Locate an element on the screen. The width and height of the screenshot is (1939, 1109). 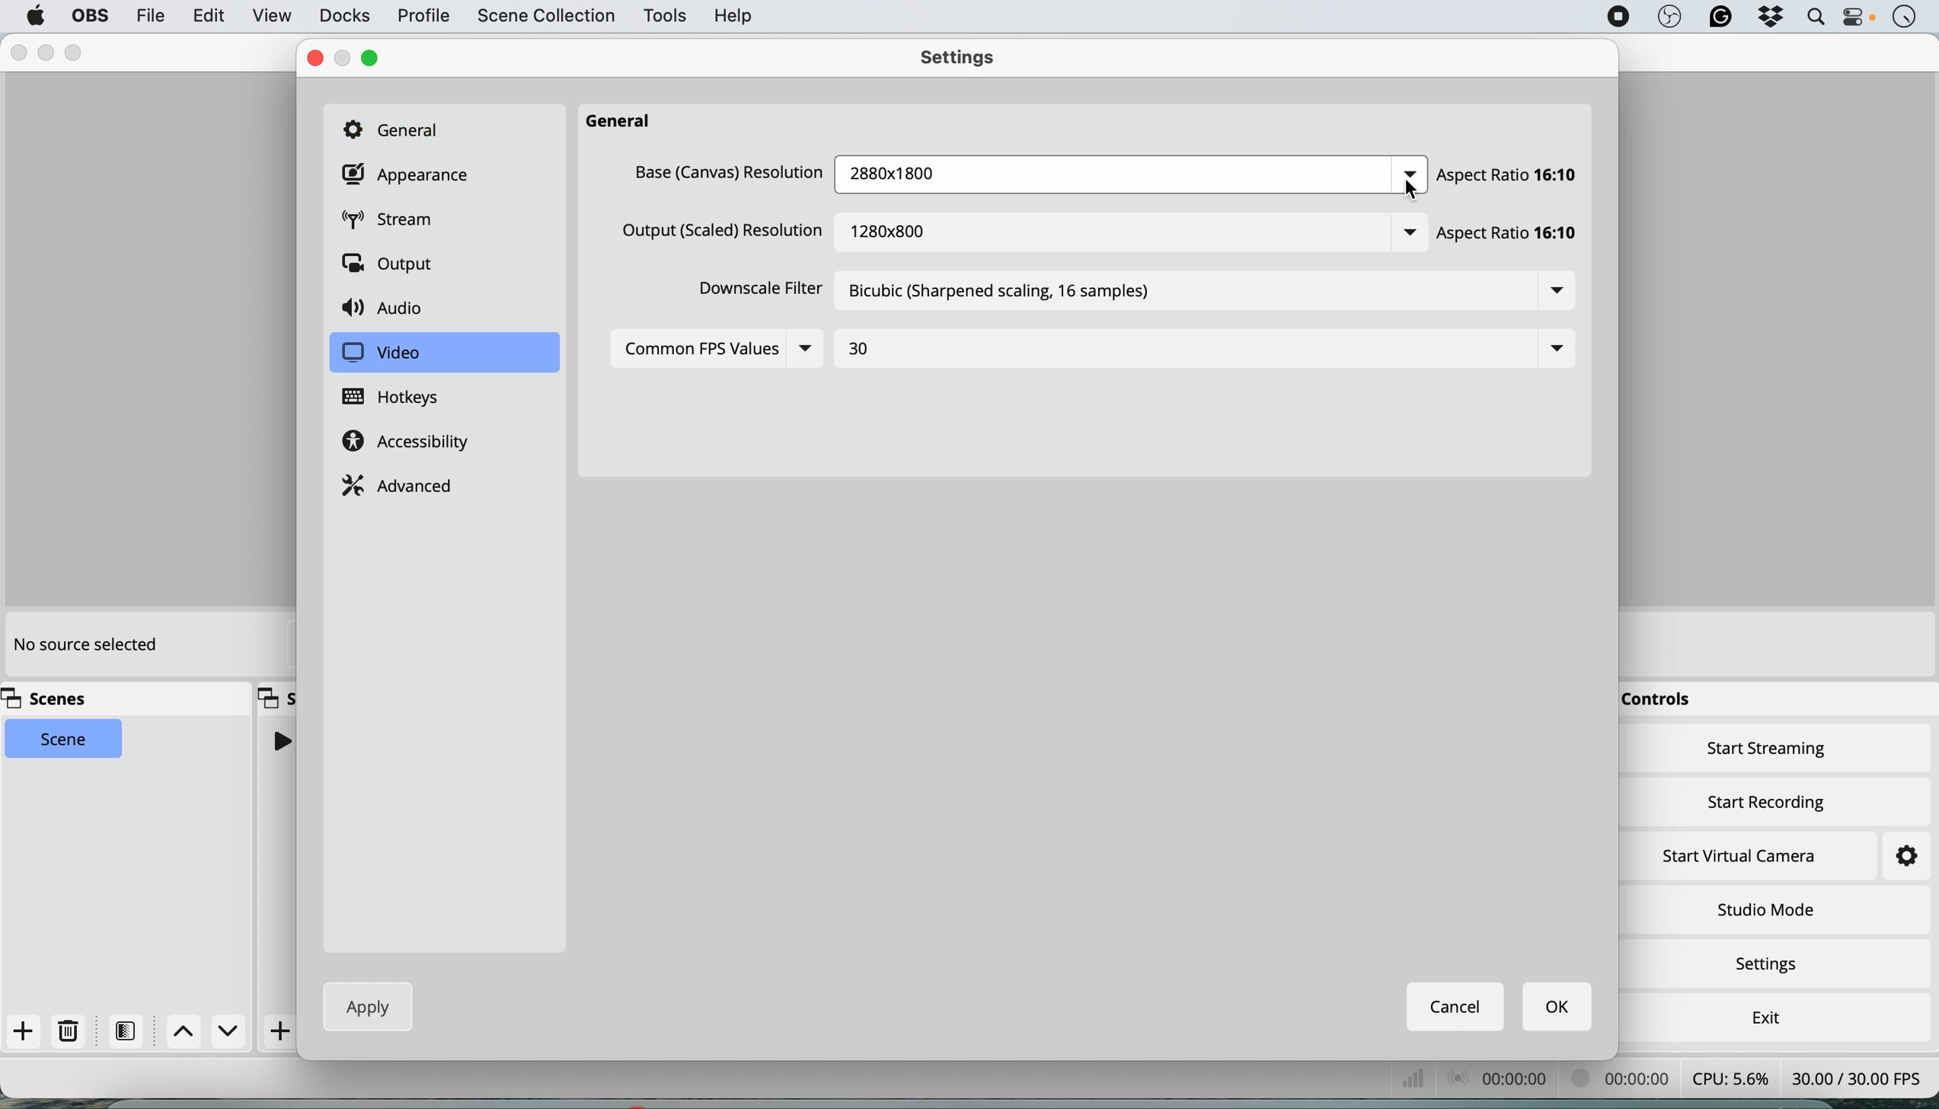
List item is located at coordinates (1550, 349).